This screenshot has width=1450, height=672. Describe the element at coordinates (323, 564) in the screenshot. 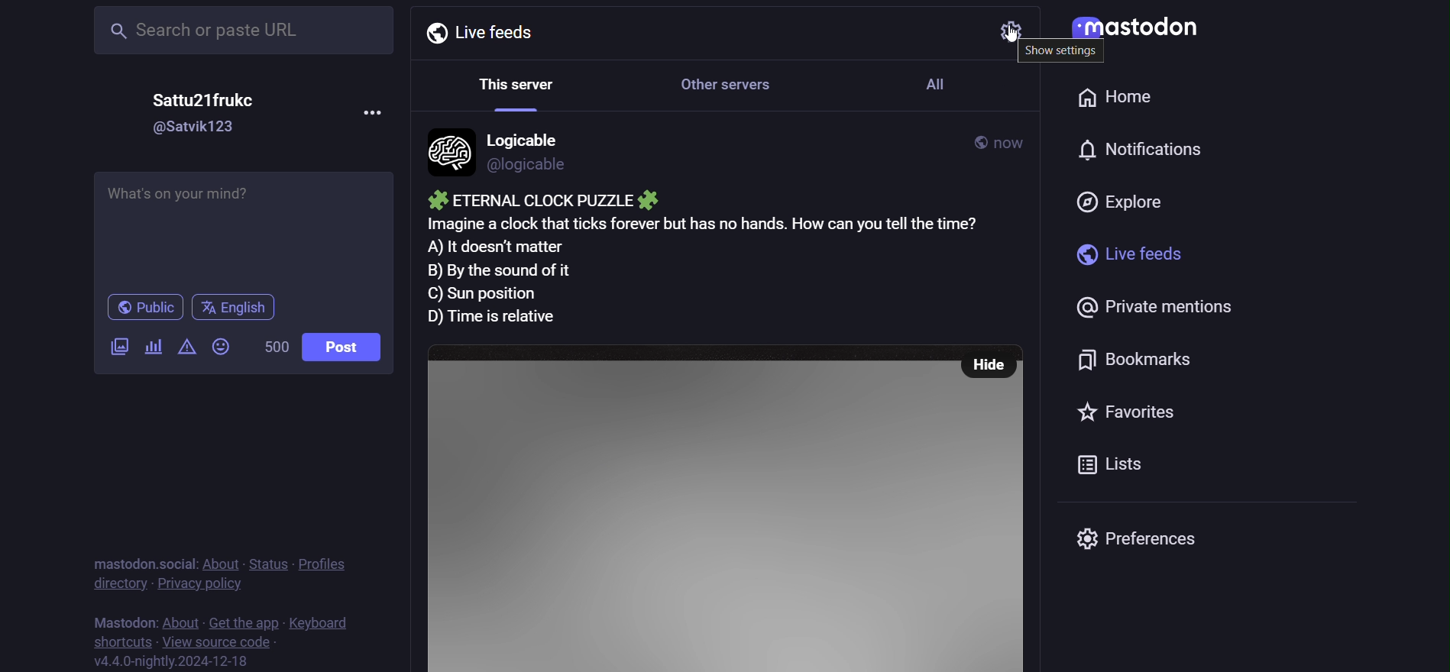

I see `profiles` at that location.